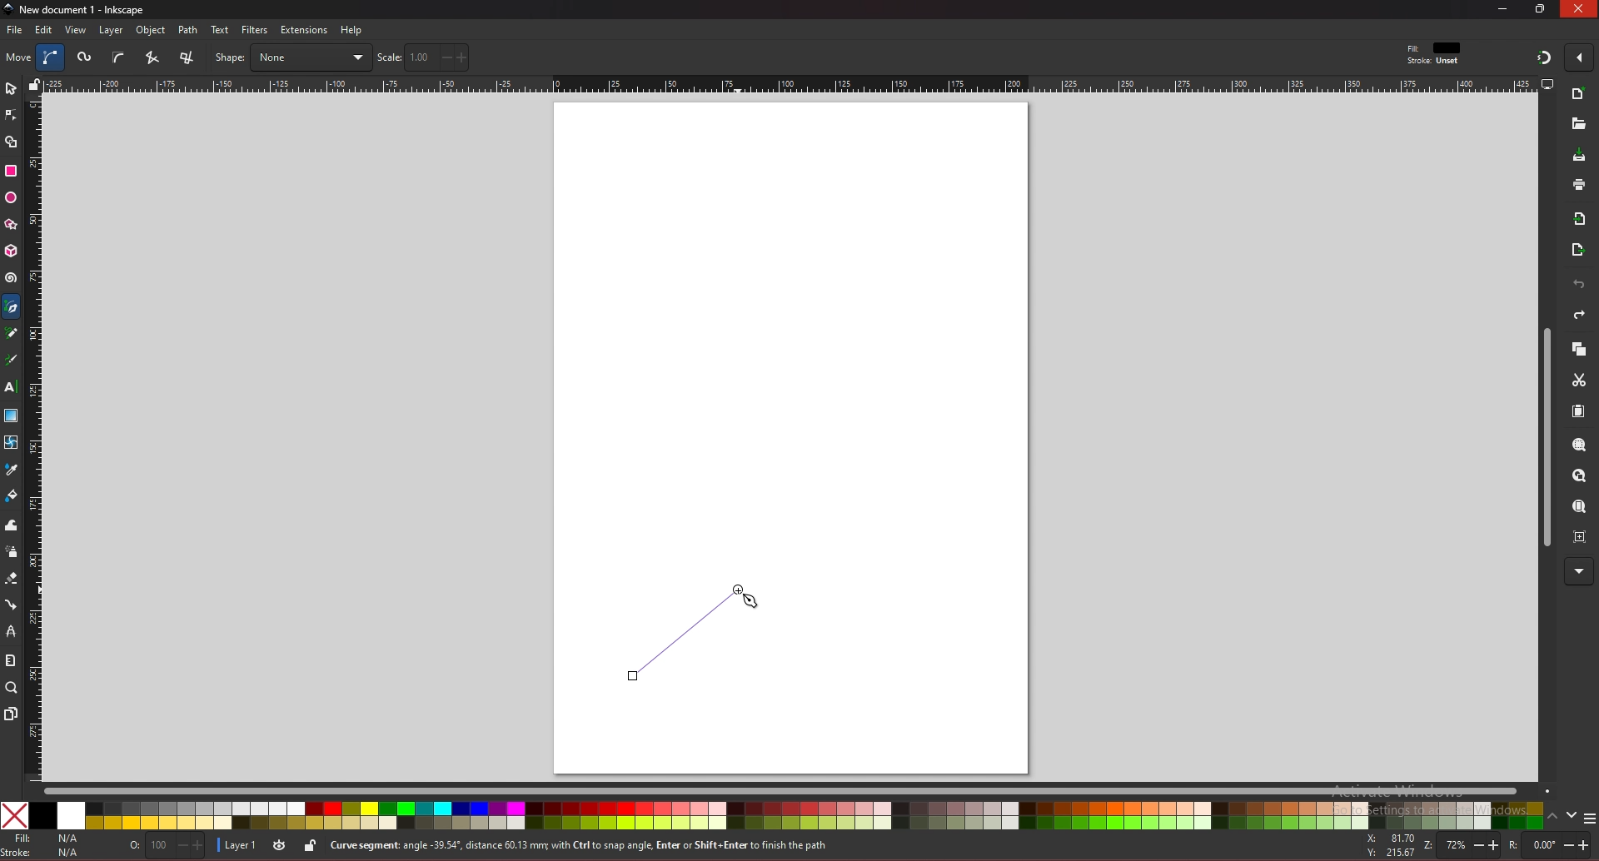 Image resolution: width=1599 pixels, height=861 pixels. What do you see at coordinates (52, 57) in the screenshot?
I see `bezier curve` at bounding box center [52, 57].